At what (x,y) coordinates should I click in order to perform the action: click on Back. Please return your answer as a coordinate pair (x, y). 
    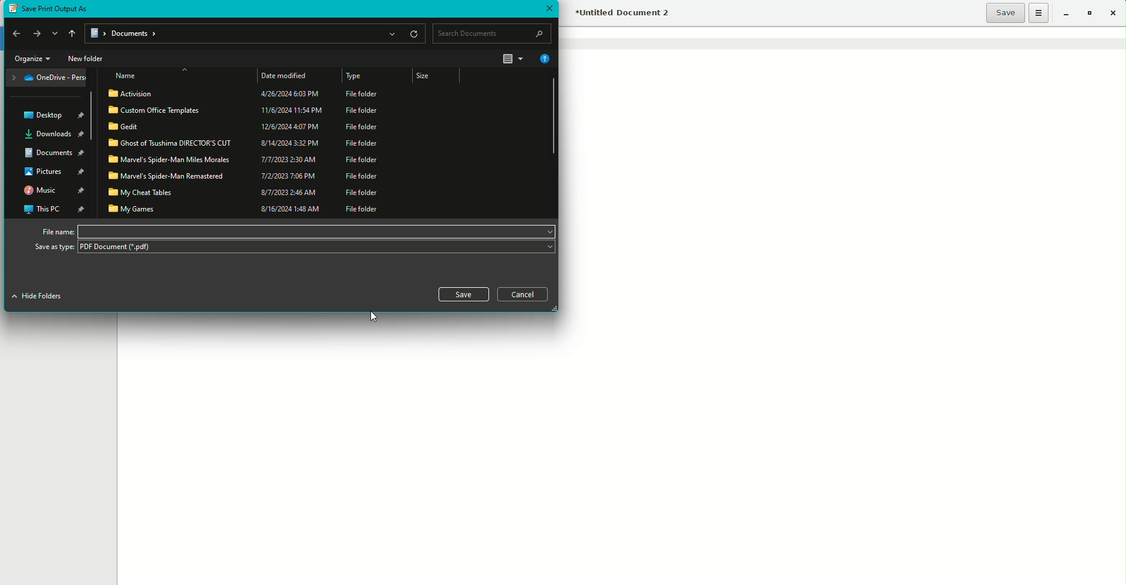
    Looking at the image, I should click on (14, 34).